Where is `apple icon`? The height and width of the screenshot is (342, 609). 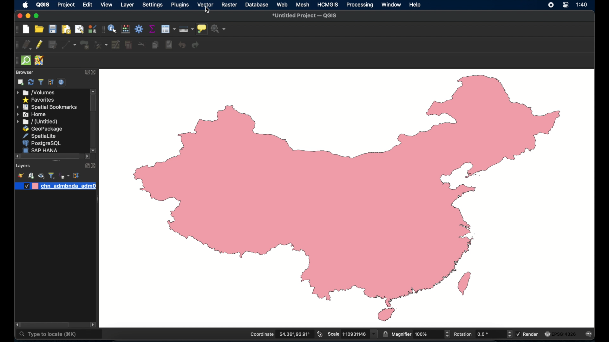
apple icon is located at coordinates (25, 5).